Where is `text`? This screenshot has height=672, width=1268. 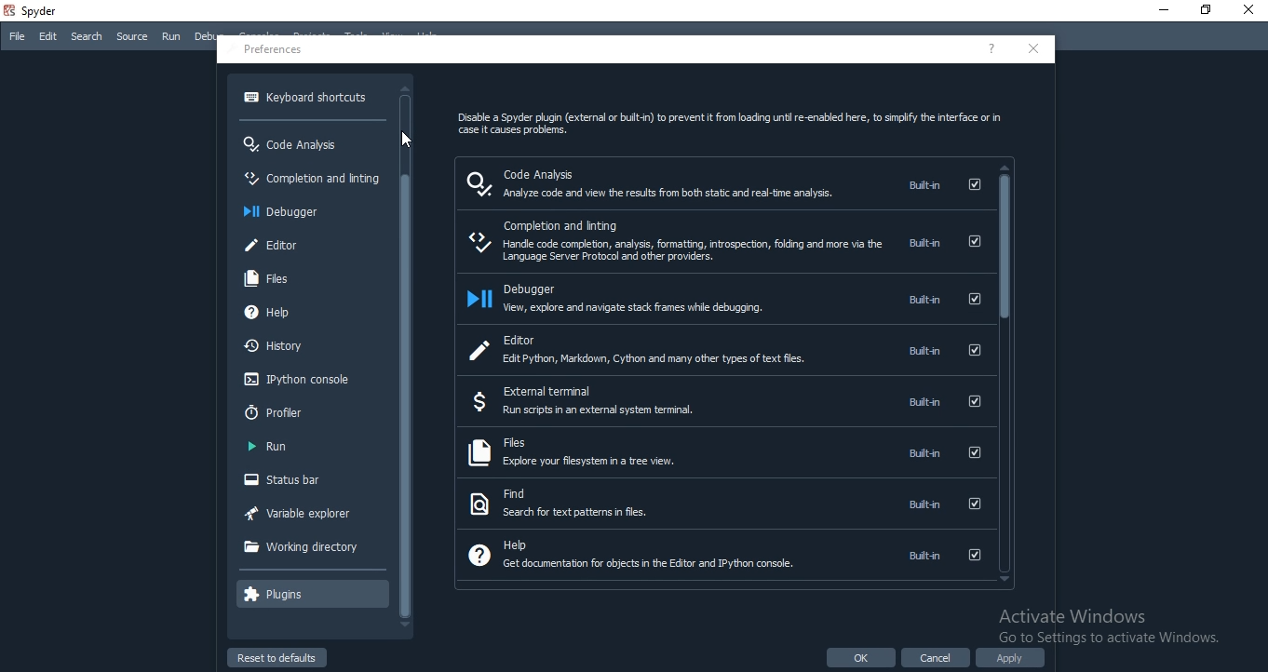
text is located at coordinates (928, 352).